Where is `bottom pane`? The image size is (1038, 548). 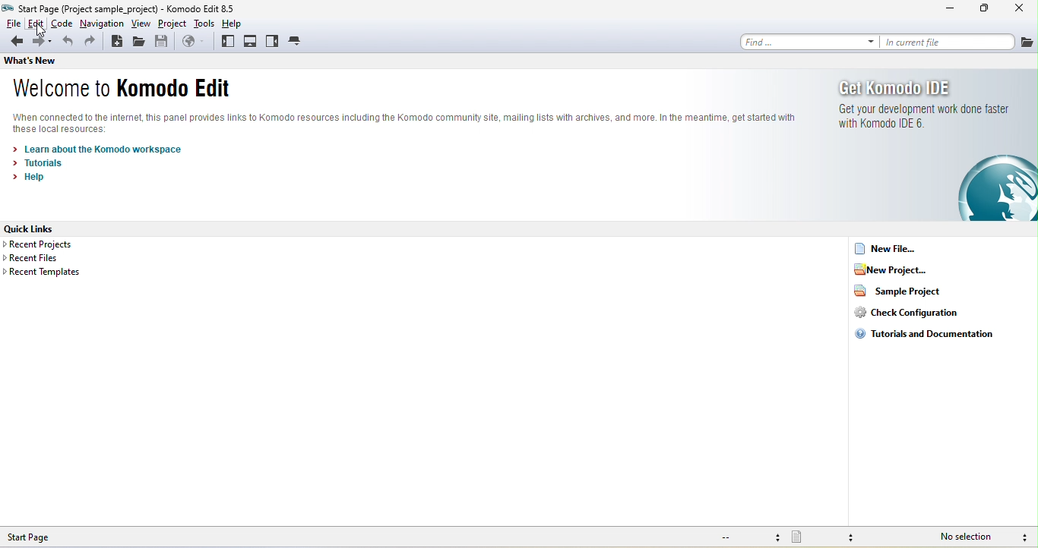
bottom pane is located at coordinates (251, 42).